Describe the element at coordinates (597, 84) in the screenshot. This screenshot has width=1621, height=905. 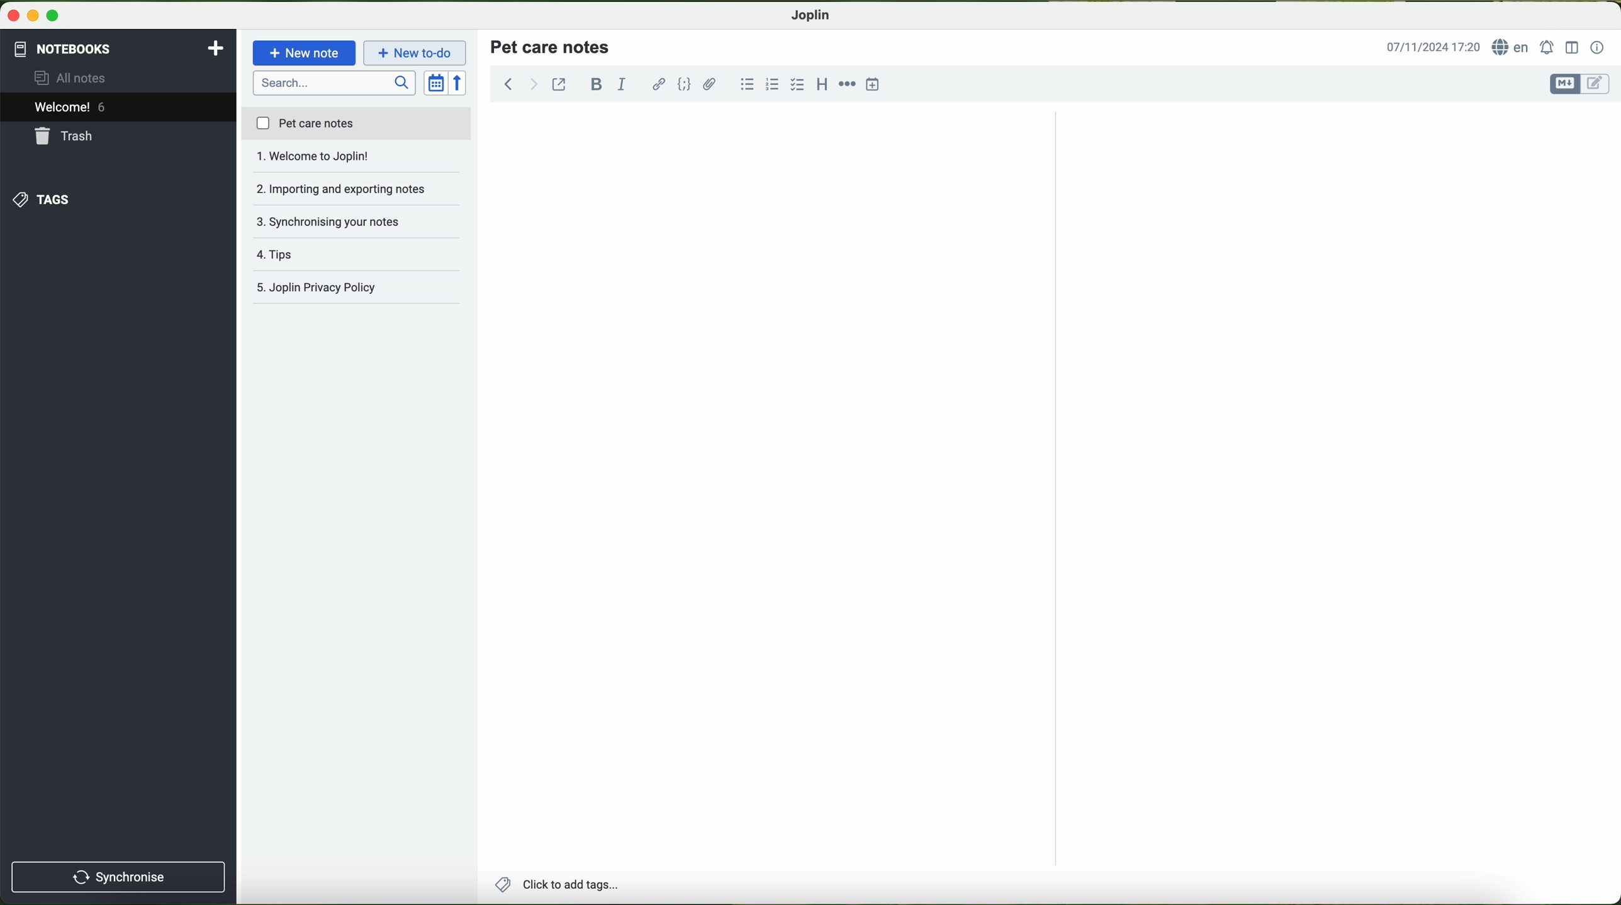
I see `bold` at that location.